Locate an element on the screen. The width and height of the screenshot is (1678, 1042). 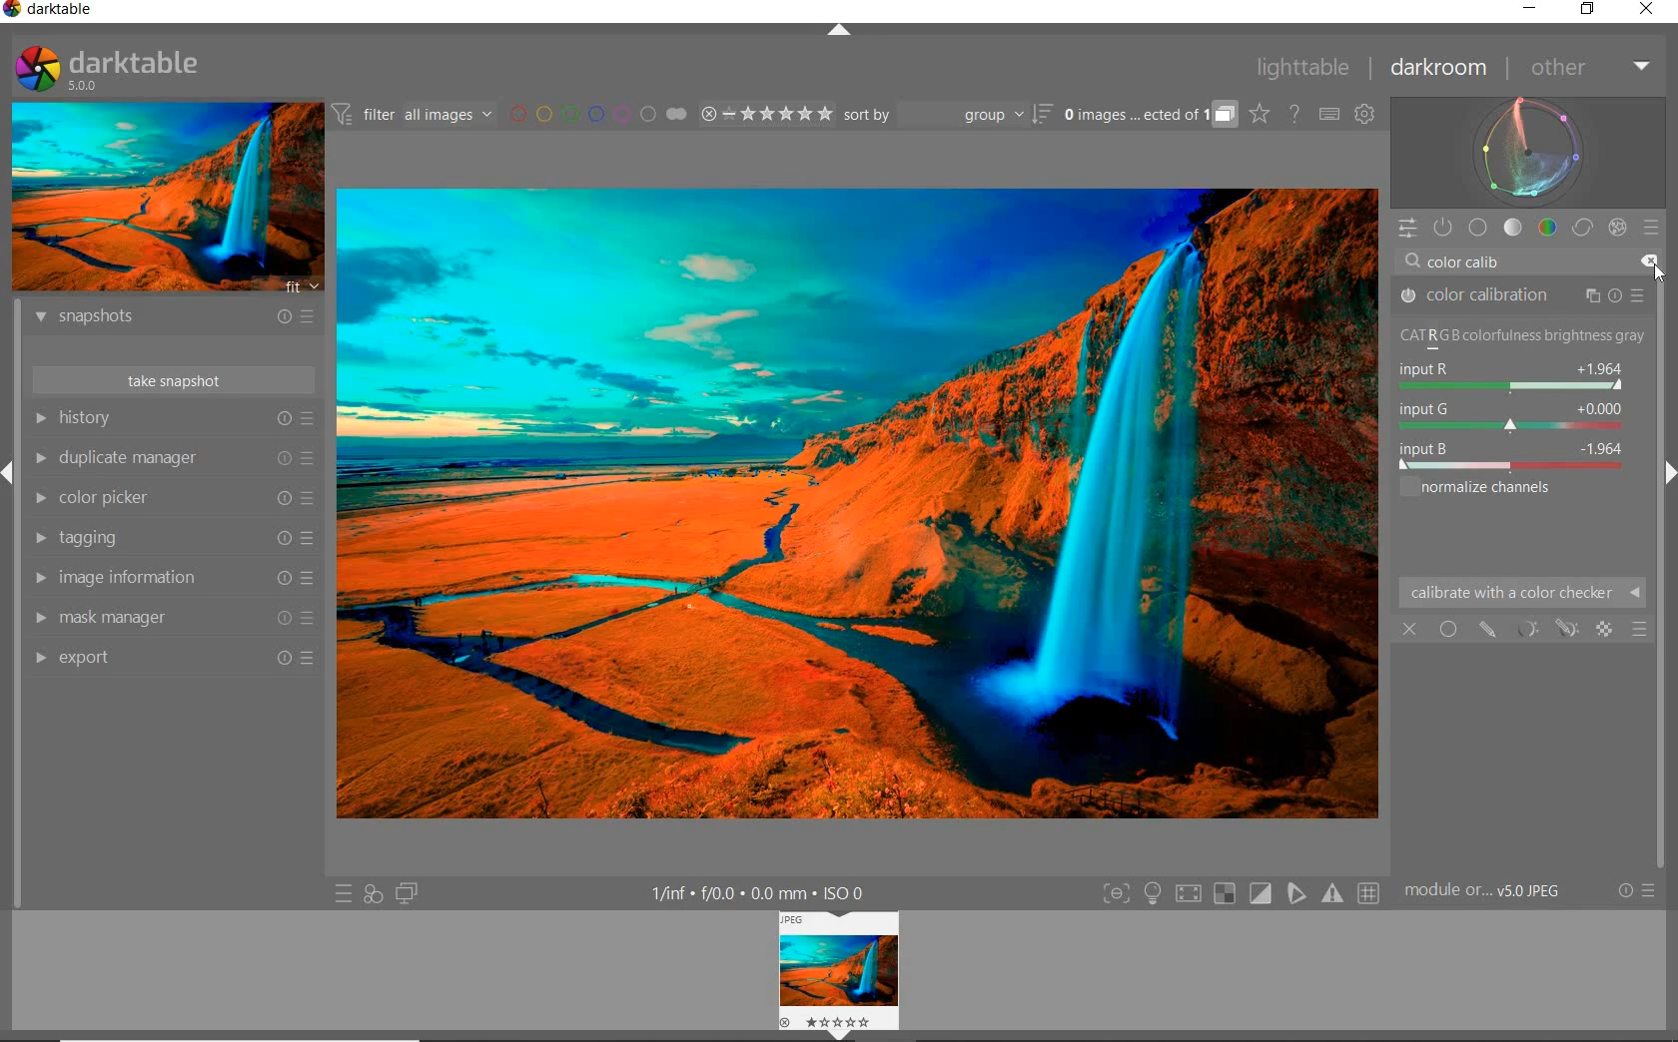
NORMALIZE CHANNELS is located at coordinates (1520, 338).